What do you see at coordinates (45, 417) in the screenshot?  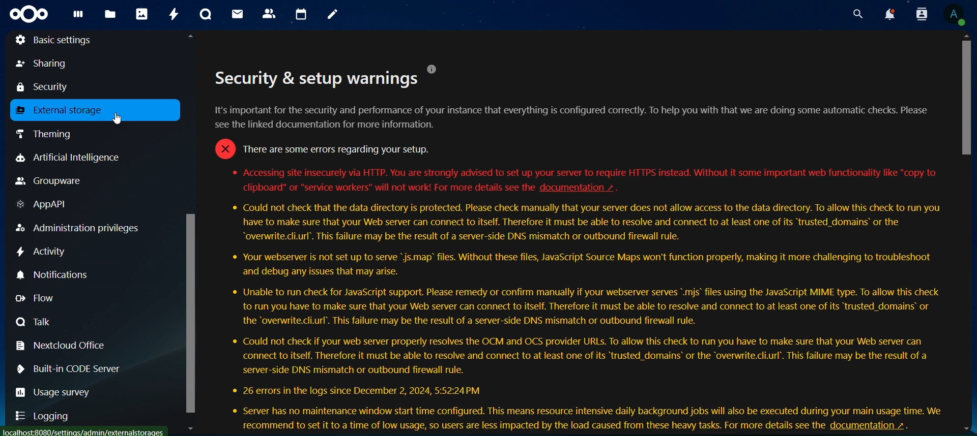 I see `logging` at bounding box center [45, 417].